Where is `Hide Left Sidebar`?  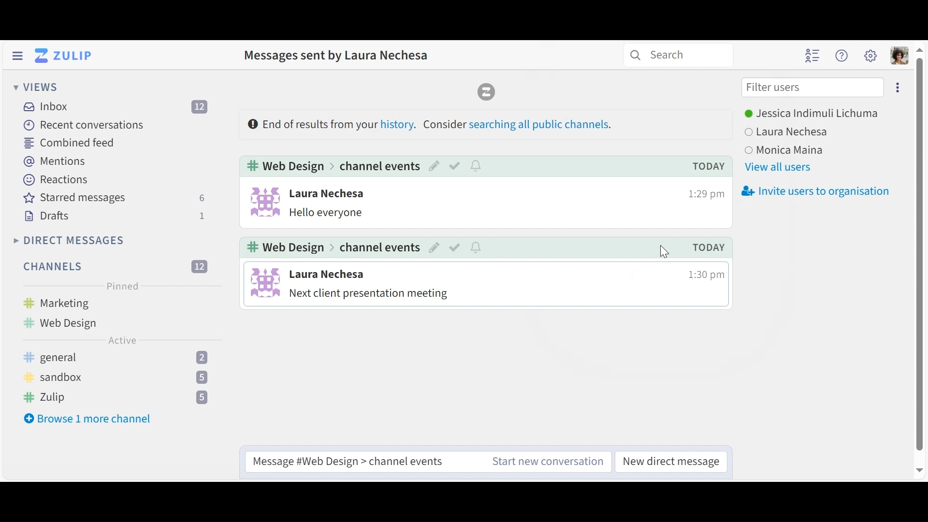
Hide Left Sidebar is located at coordinates (16, 55).